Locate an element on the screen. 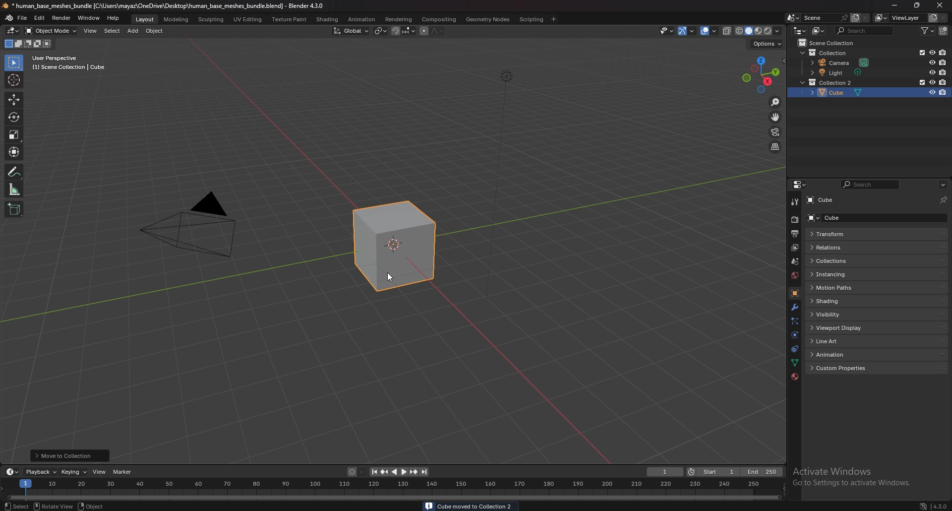 The width and height of the screenshot is (952, 511). layout is located at coordinates (146, 19).